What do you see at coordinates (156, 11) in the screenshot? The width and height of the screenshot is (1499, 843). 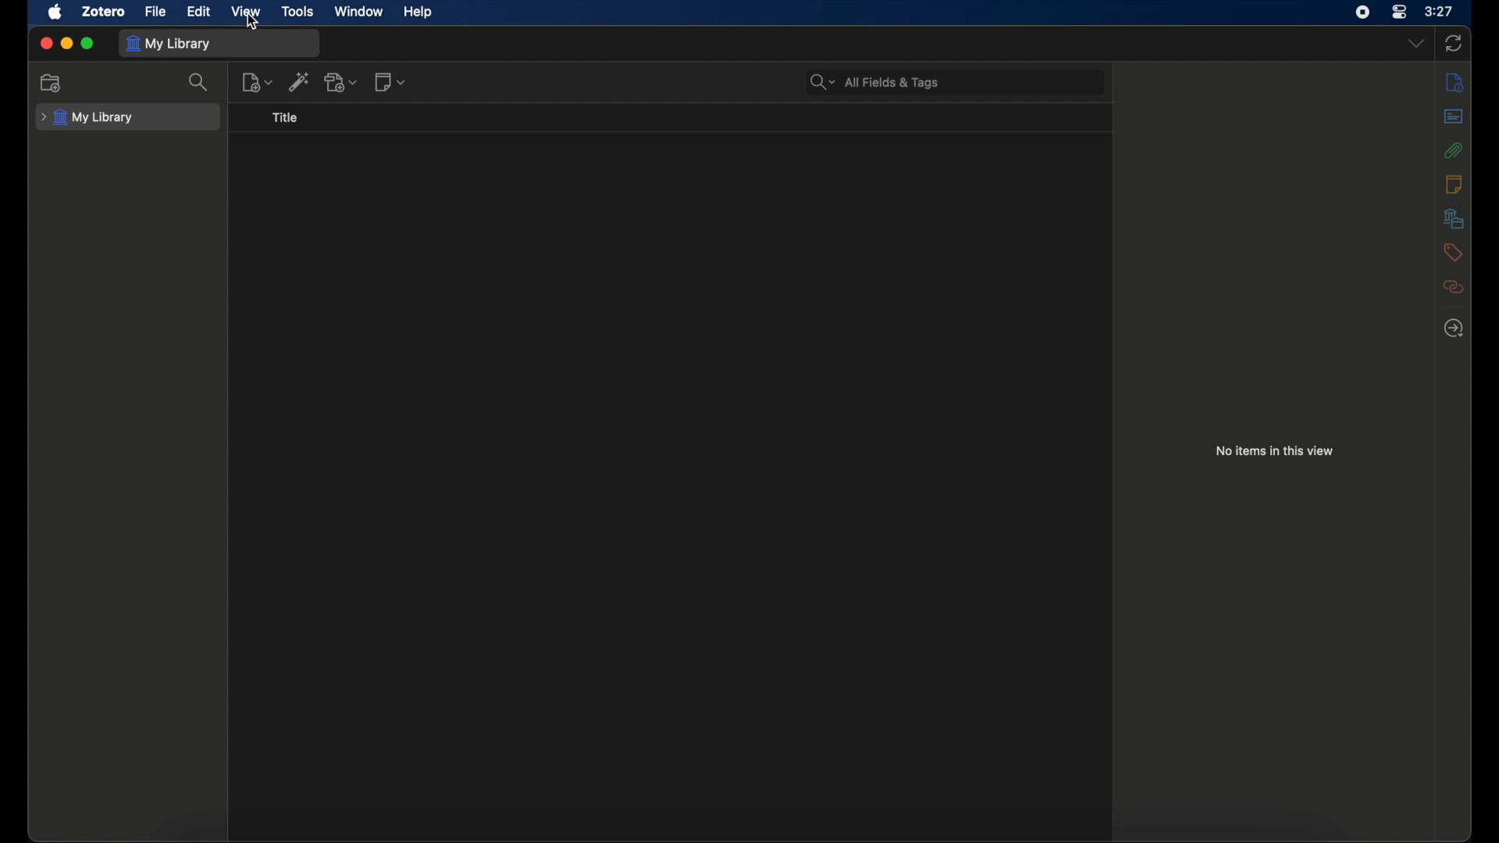 I see `file` at bounding box center [156, 11].